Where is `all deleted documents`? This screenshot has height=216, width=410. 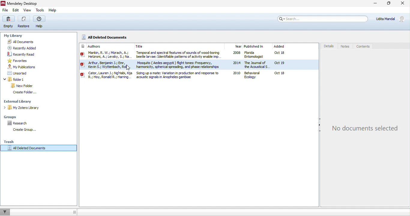
all deleted documents is located at coordinates (107, 37).